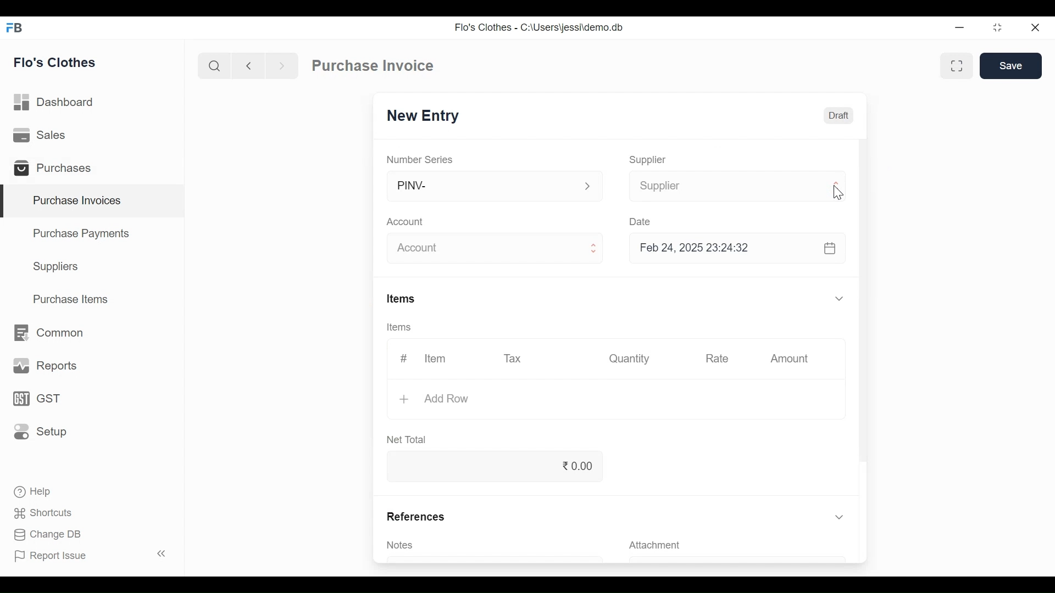  Describe the element at coordinates (436, 357) in the screenshot. I see `Item` at that location.